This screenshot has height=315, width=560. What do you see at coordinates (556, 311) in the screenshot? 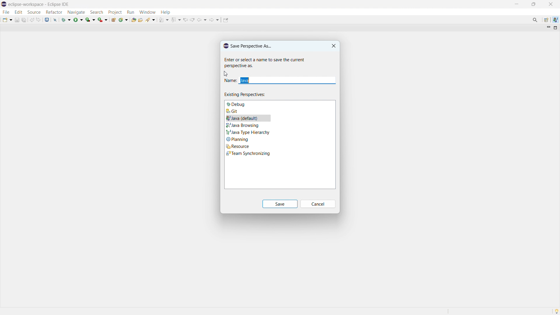
I see `tip of the day` at bounding box center [556, 311].